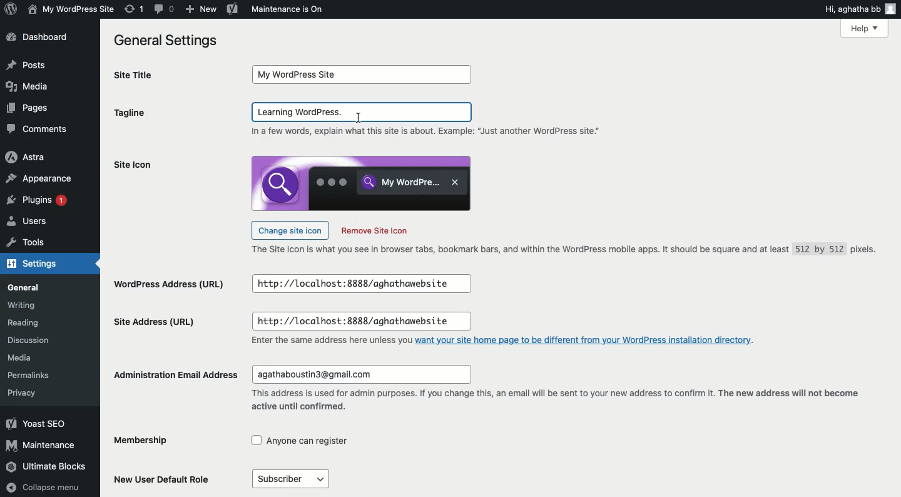 The height and width of the screenshot is (497, 901). What do you see at coordinates (23, 358) in the screenshot?
I see `Media` at bounding box center [23, 358].